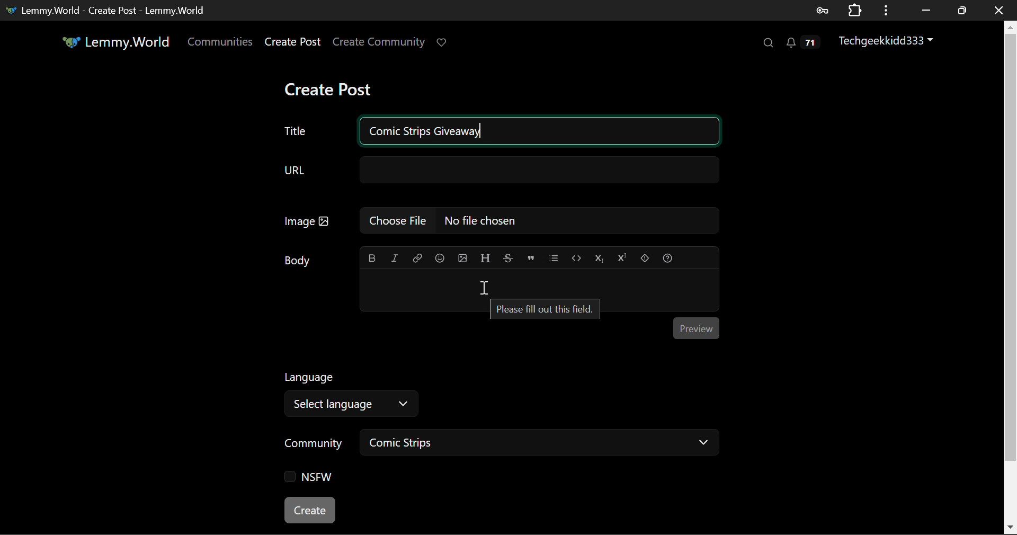 The width and height of the screenshot is (1017, 535). What do you see at coordinates (485, 256) in the screenshot?
I see `header` at bounding box center [485, 256].